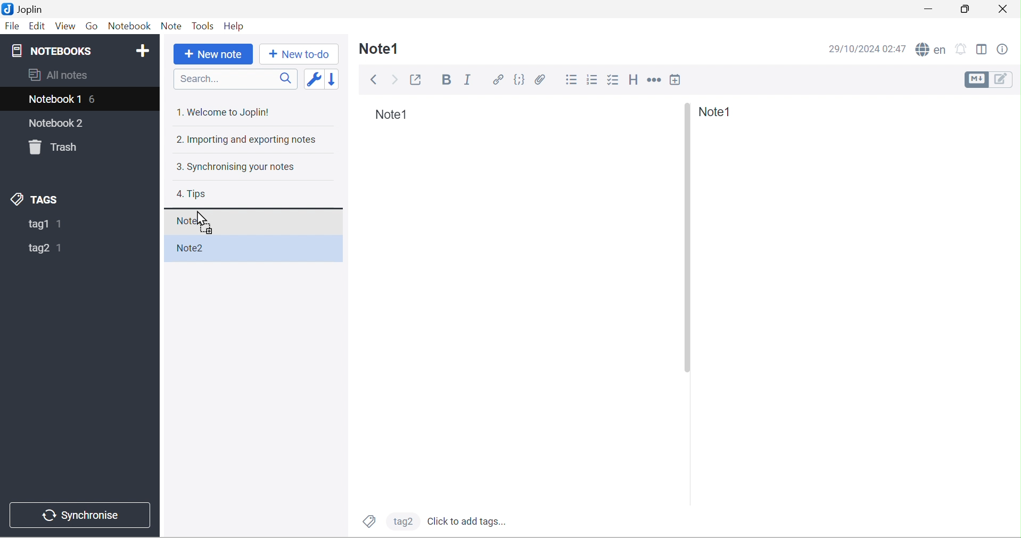 The image size is (1021, 538). Describe the element at coordinates (299, 55) in the screenshot. I see `+ New to do` at that location.